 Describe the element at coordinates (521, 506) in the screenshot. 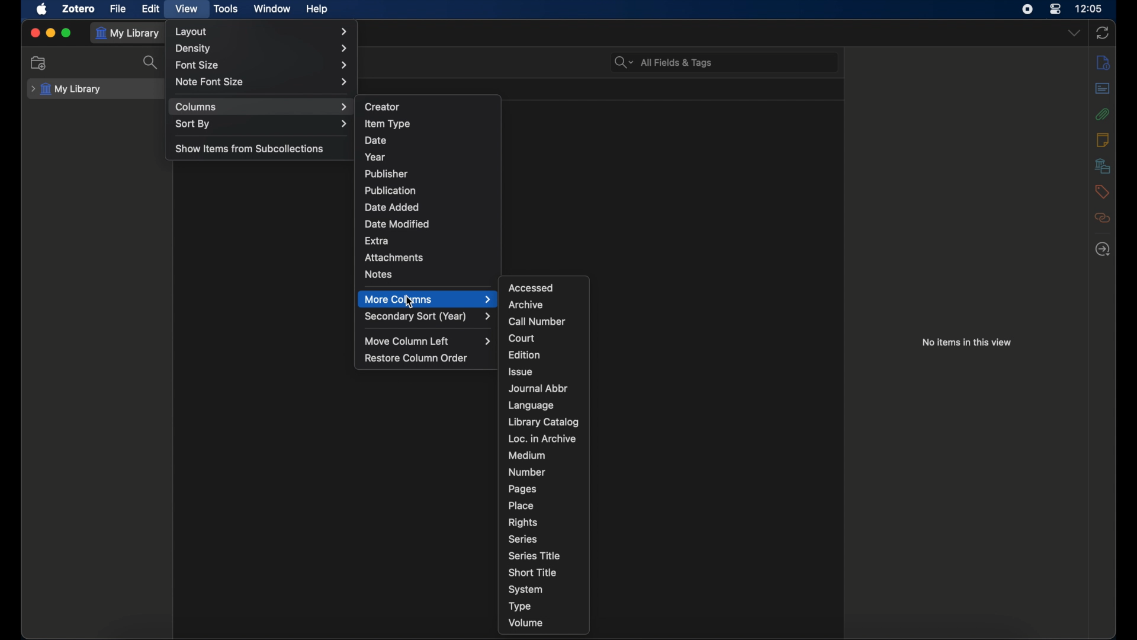

I see `place` at that location.